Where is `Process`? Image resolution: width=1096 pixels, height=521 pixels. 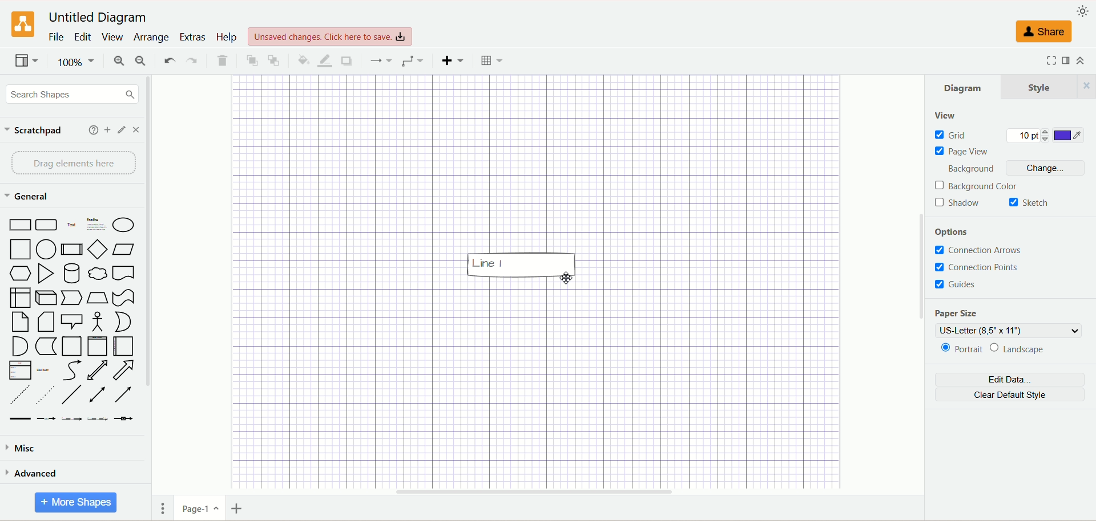
Process is located at coordinates (71, 250).